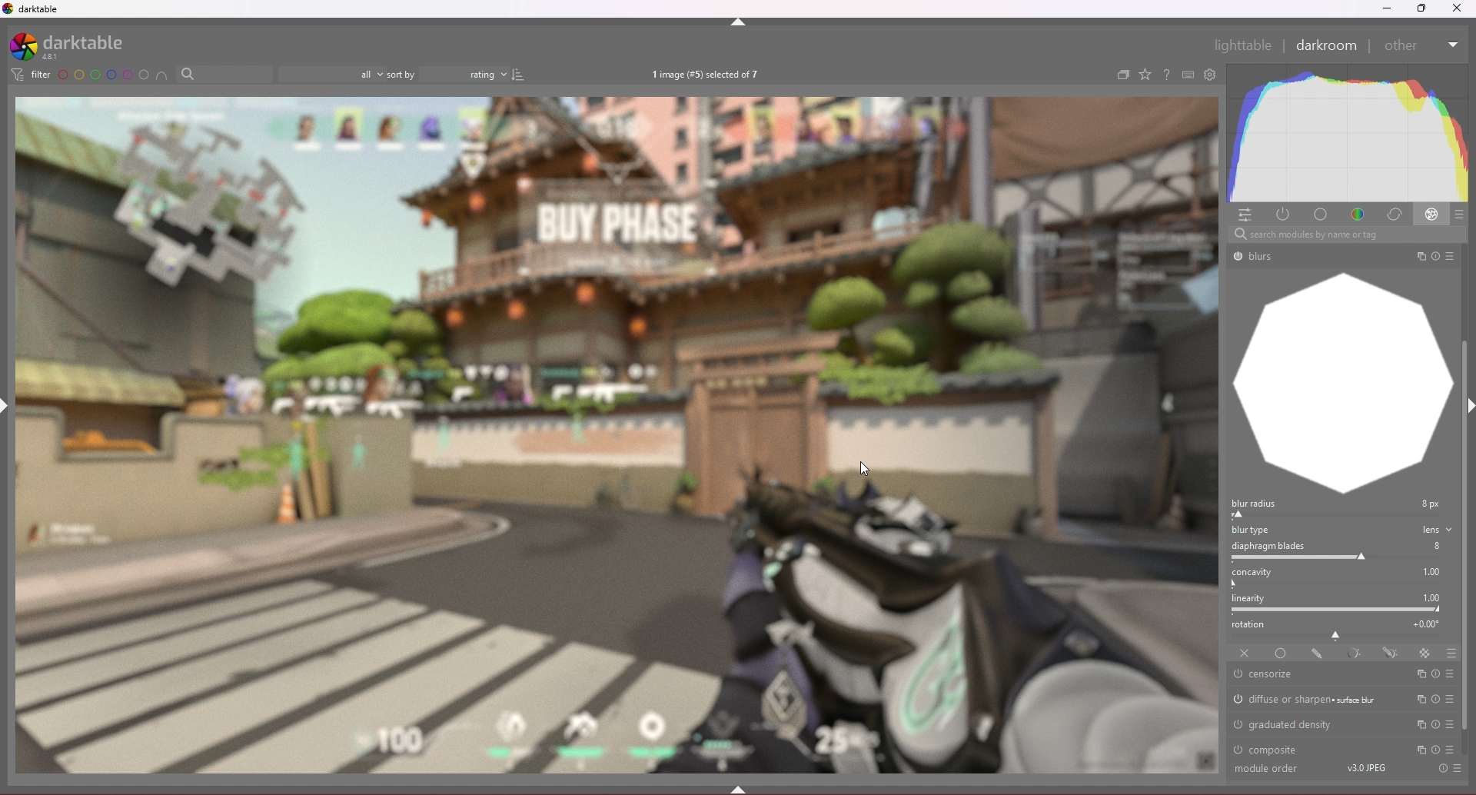  Describe the element at coordinates (1442, 769) in the screenshot. I see `` at that location.